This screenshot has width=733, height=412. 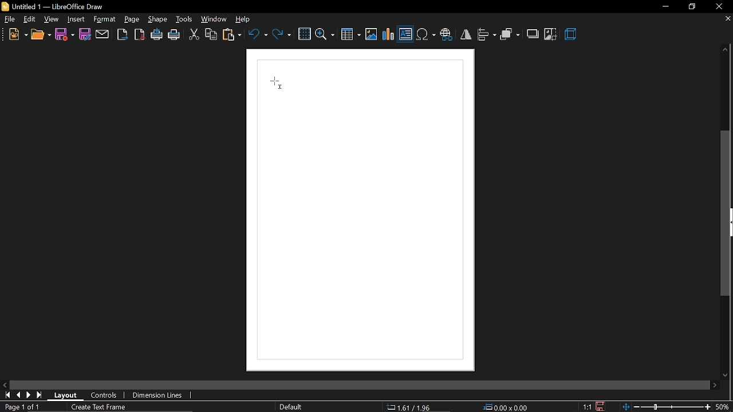 I want to click on go to first page, so click(x=8, y=395).